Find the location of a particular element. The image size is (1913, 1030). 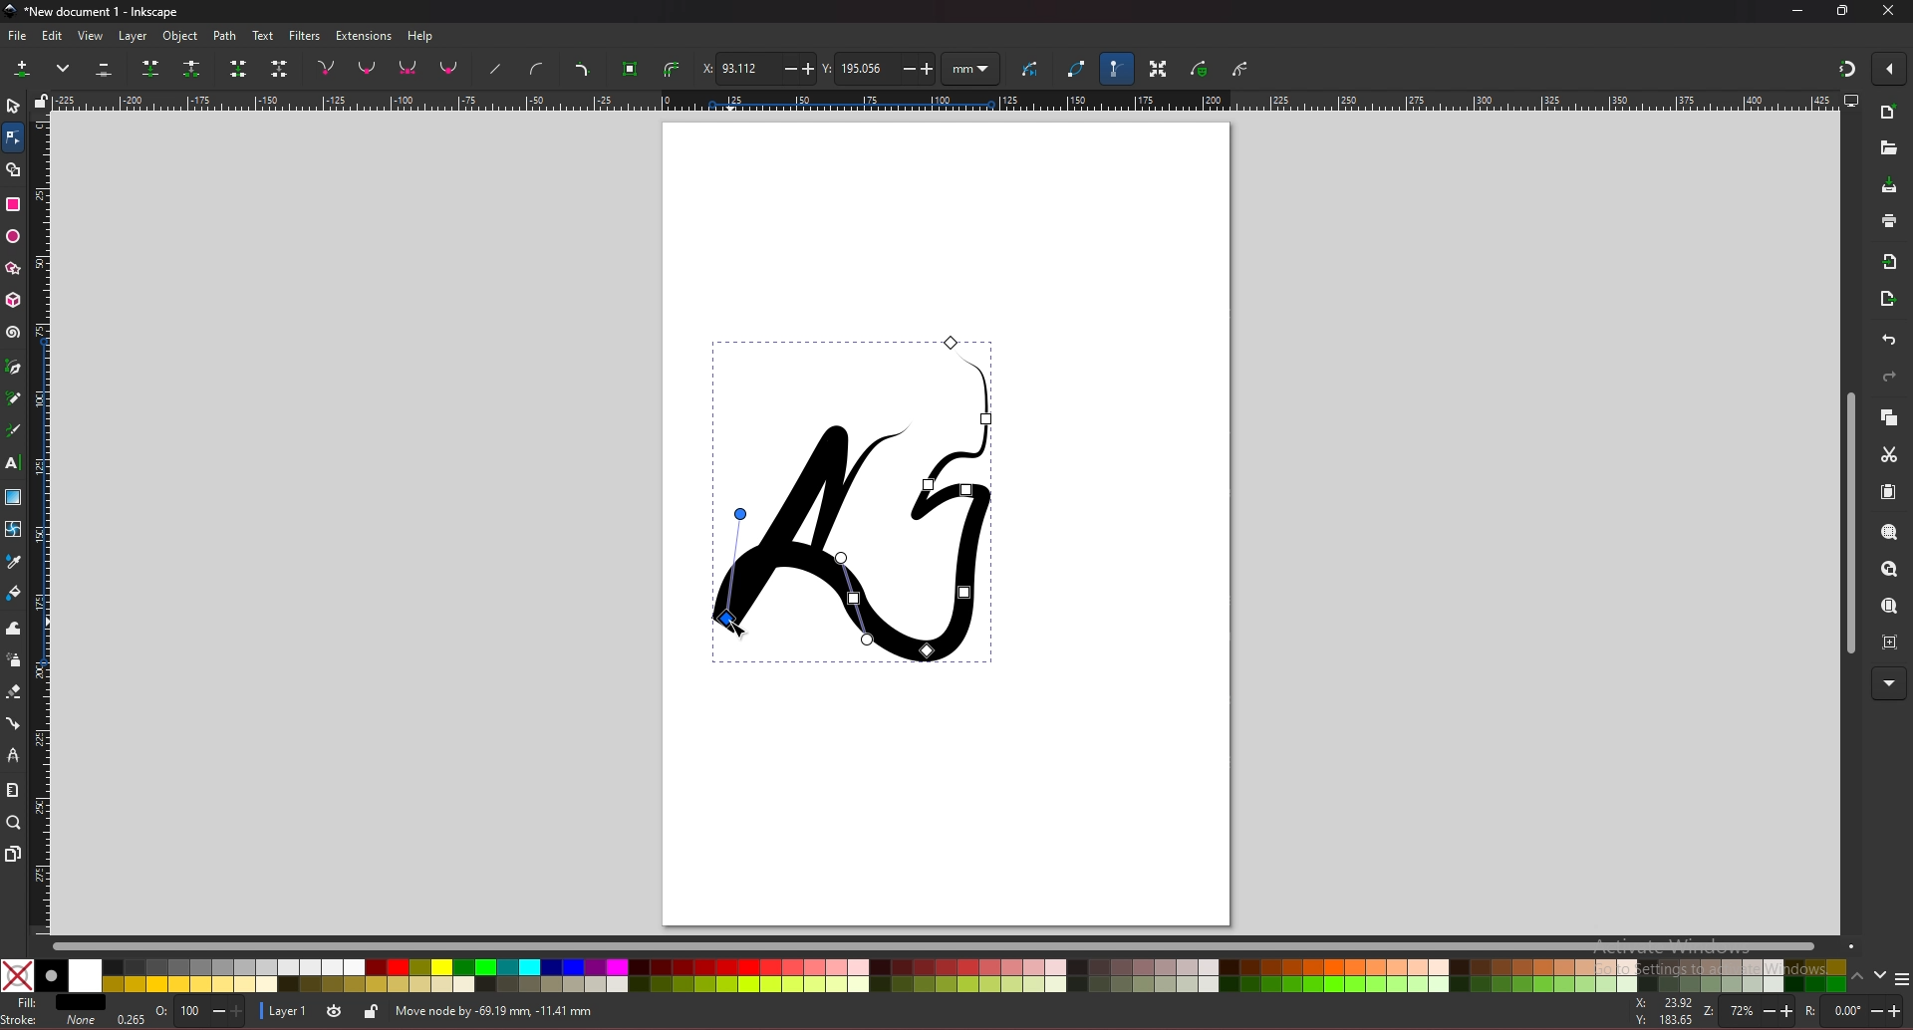

layer is located at coordinates (286, 1011).